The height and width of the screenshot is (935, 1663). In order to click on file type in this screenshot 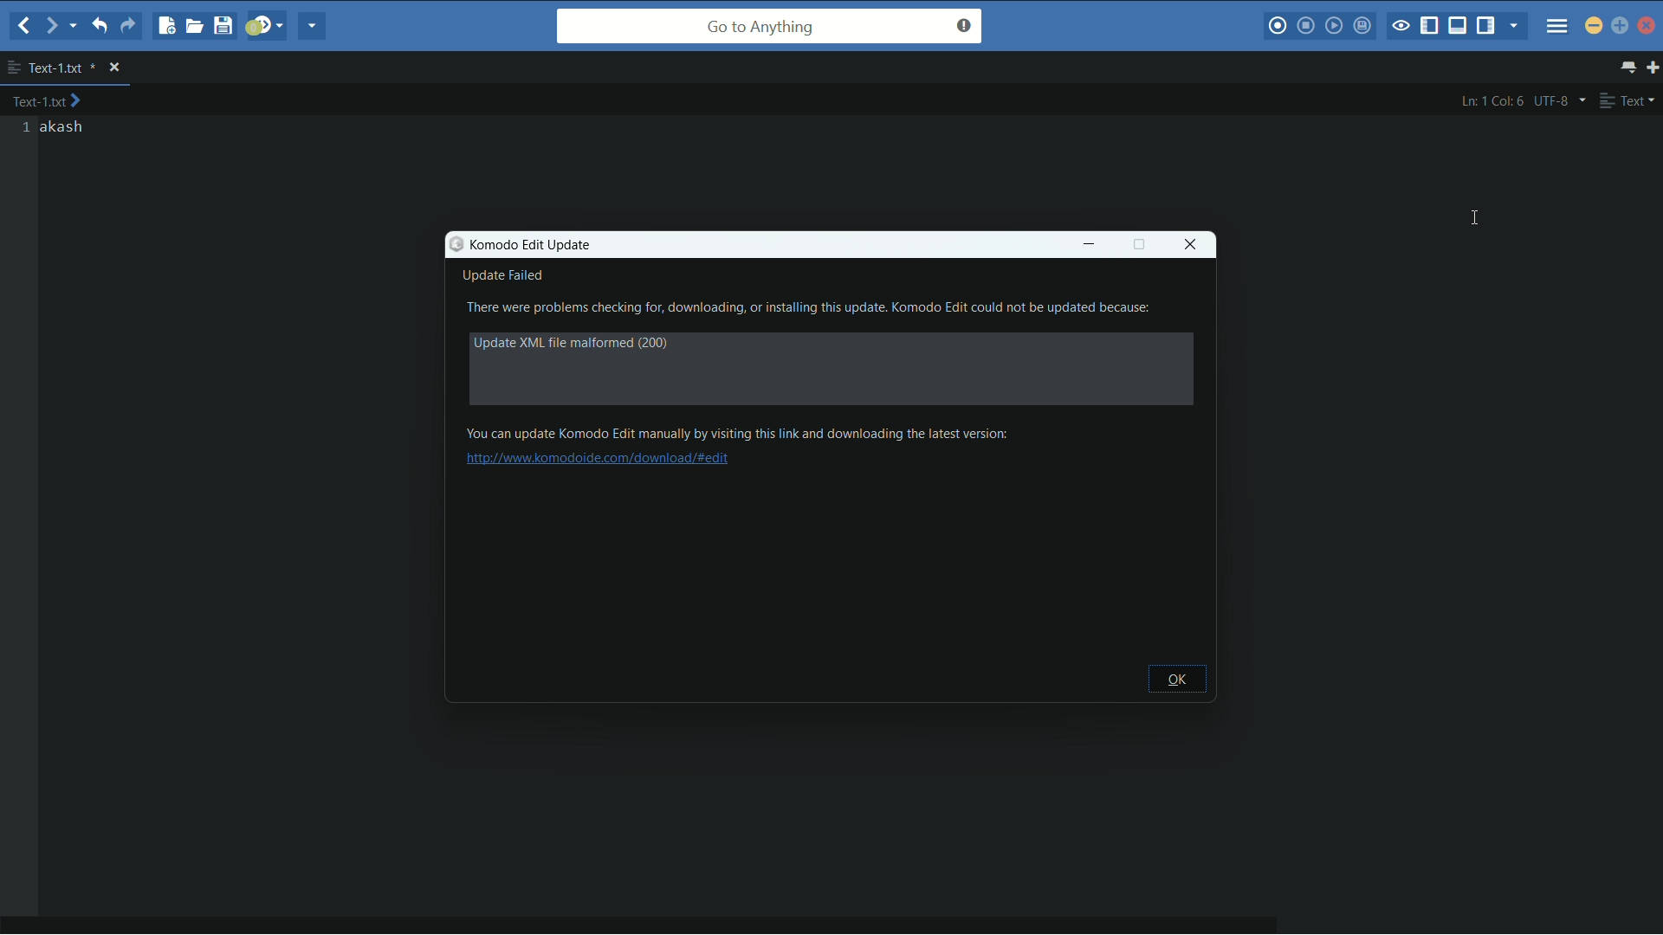, I will do `click(1628, 101)`.